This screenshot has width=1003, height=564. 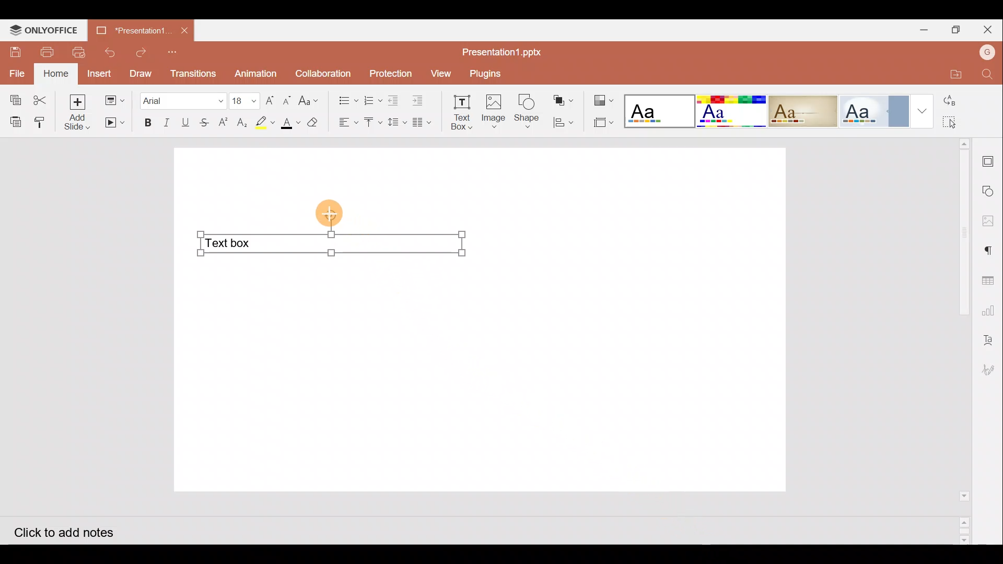 I want to click on Maximize, so click(x=959, y=29).